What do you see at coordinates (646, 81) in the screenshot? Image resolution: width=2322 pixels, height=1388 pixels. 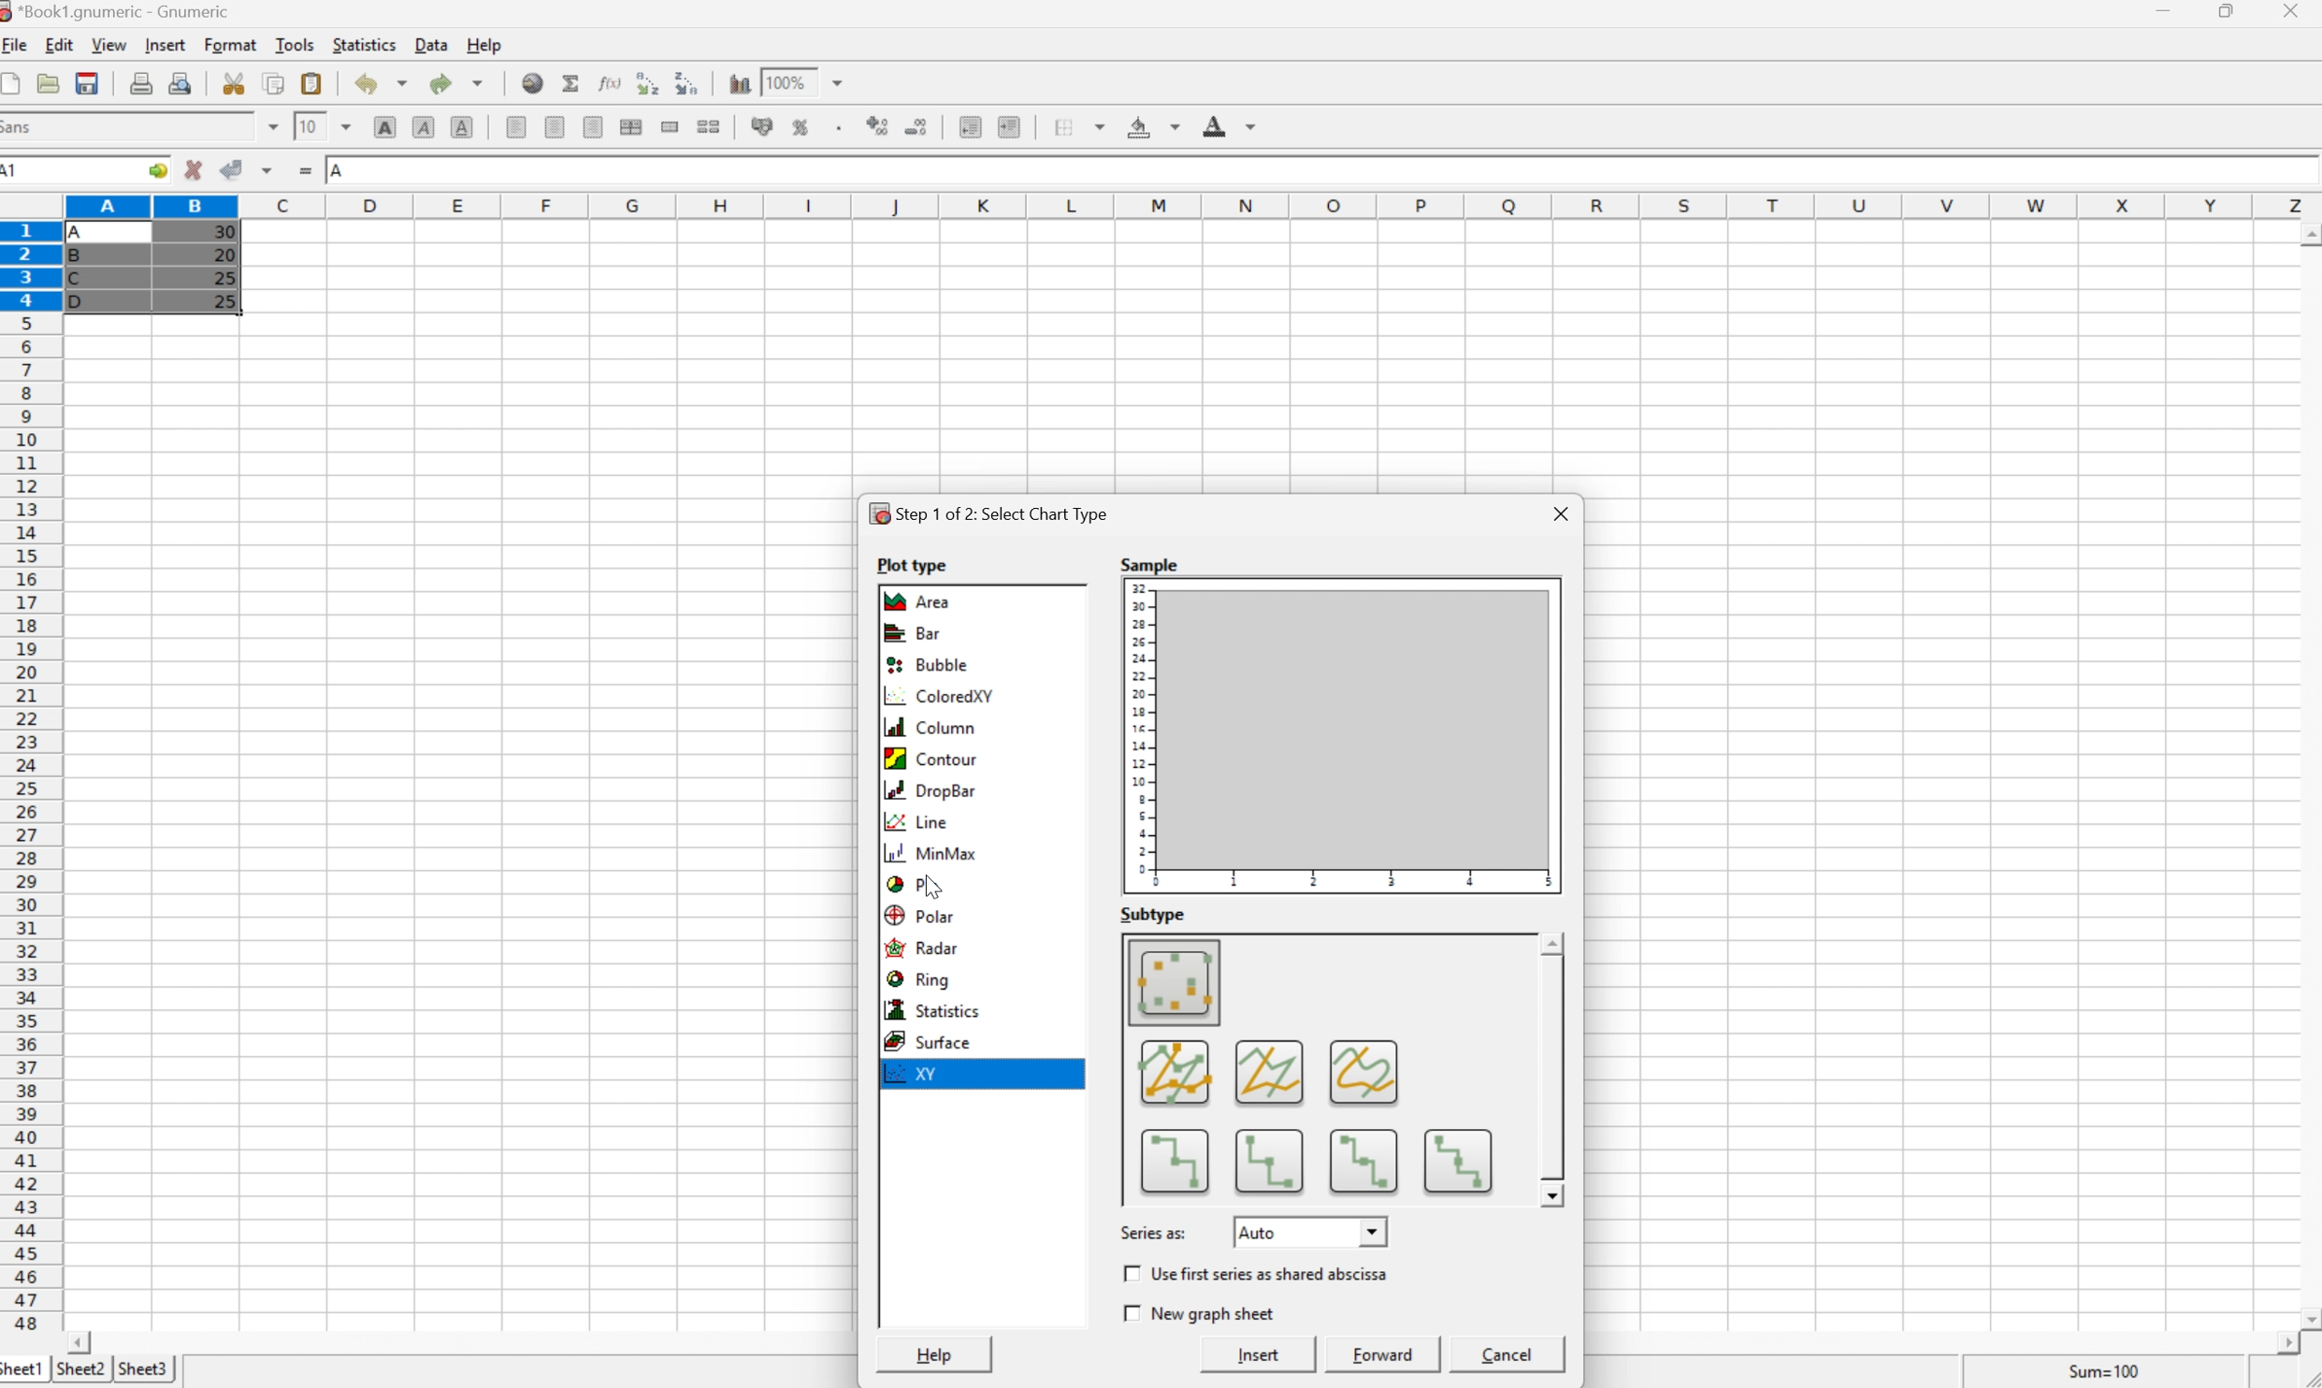 I see `Sort the selected region in descending order based on the first column selected` at bounding box center [646, 81].